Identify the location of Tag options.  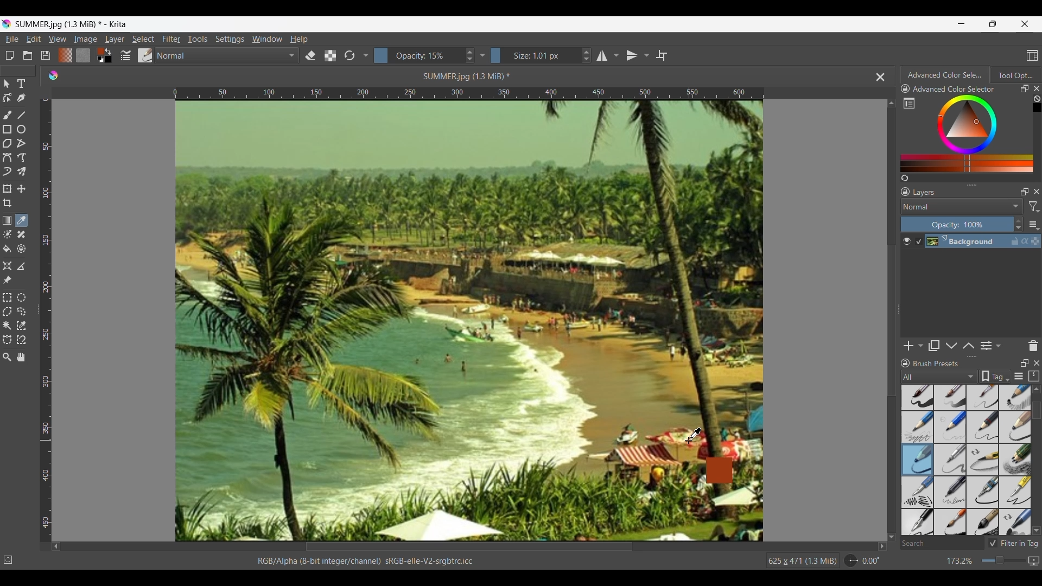
(940, 377).